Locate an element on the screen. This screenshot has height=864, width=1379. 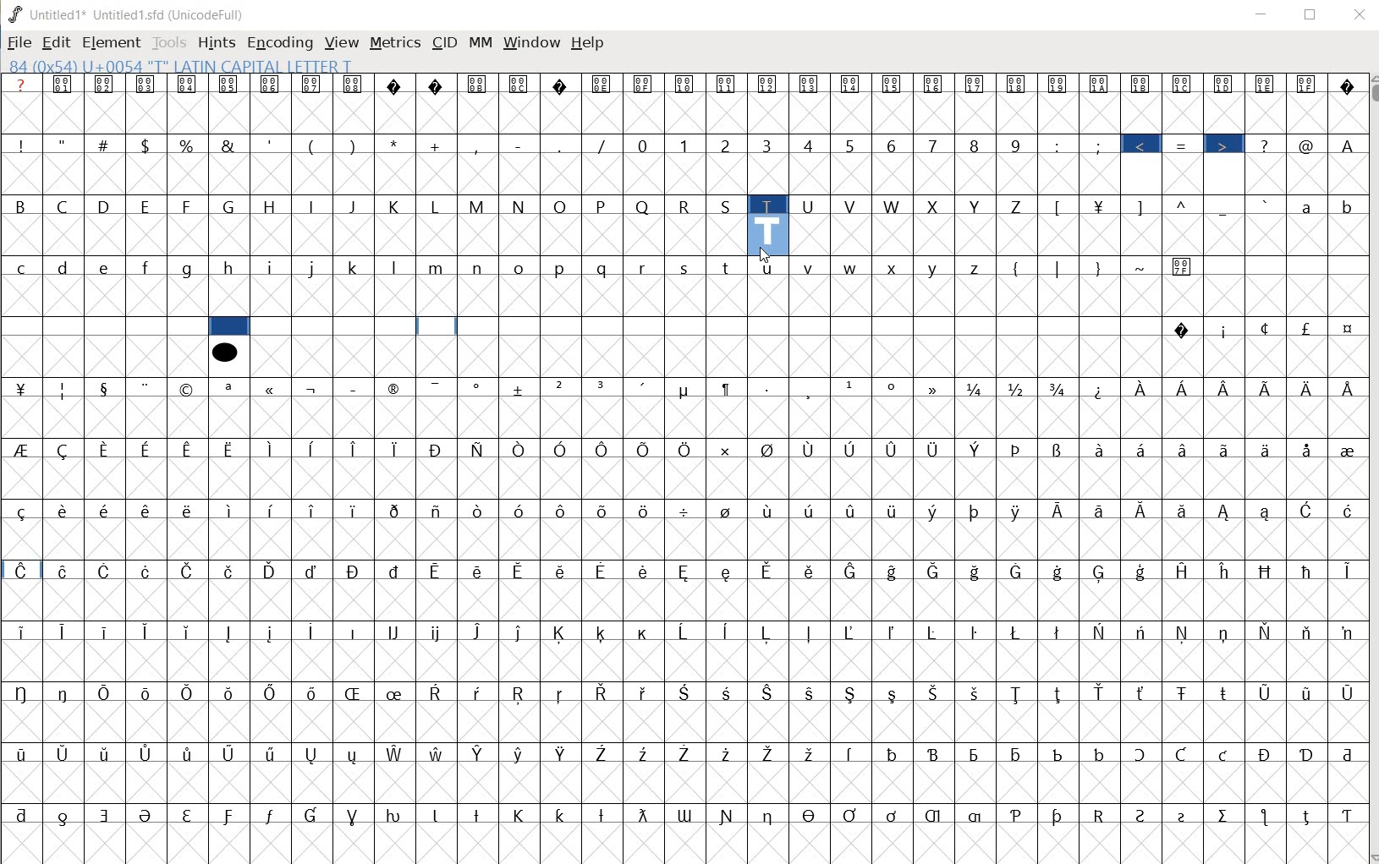
Symbol is located at coordinates (1309, 387).